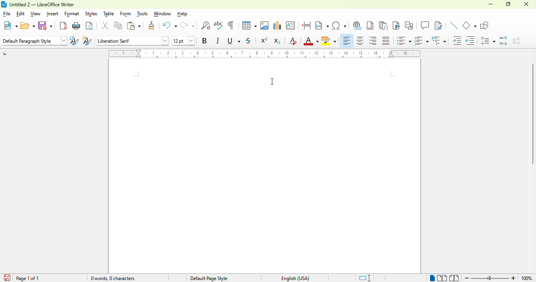  What do you see at coordinates (291, 25) in the screenshot?
I see `insert text box` at bounding box center [291, 25].